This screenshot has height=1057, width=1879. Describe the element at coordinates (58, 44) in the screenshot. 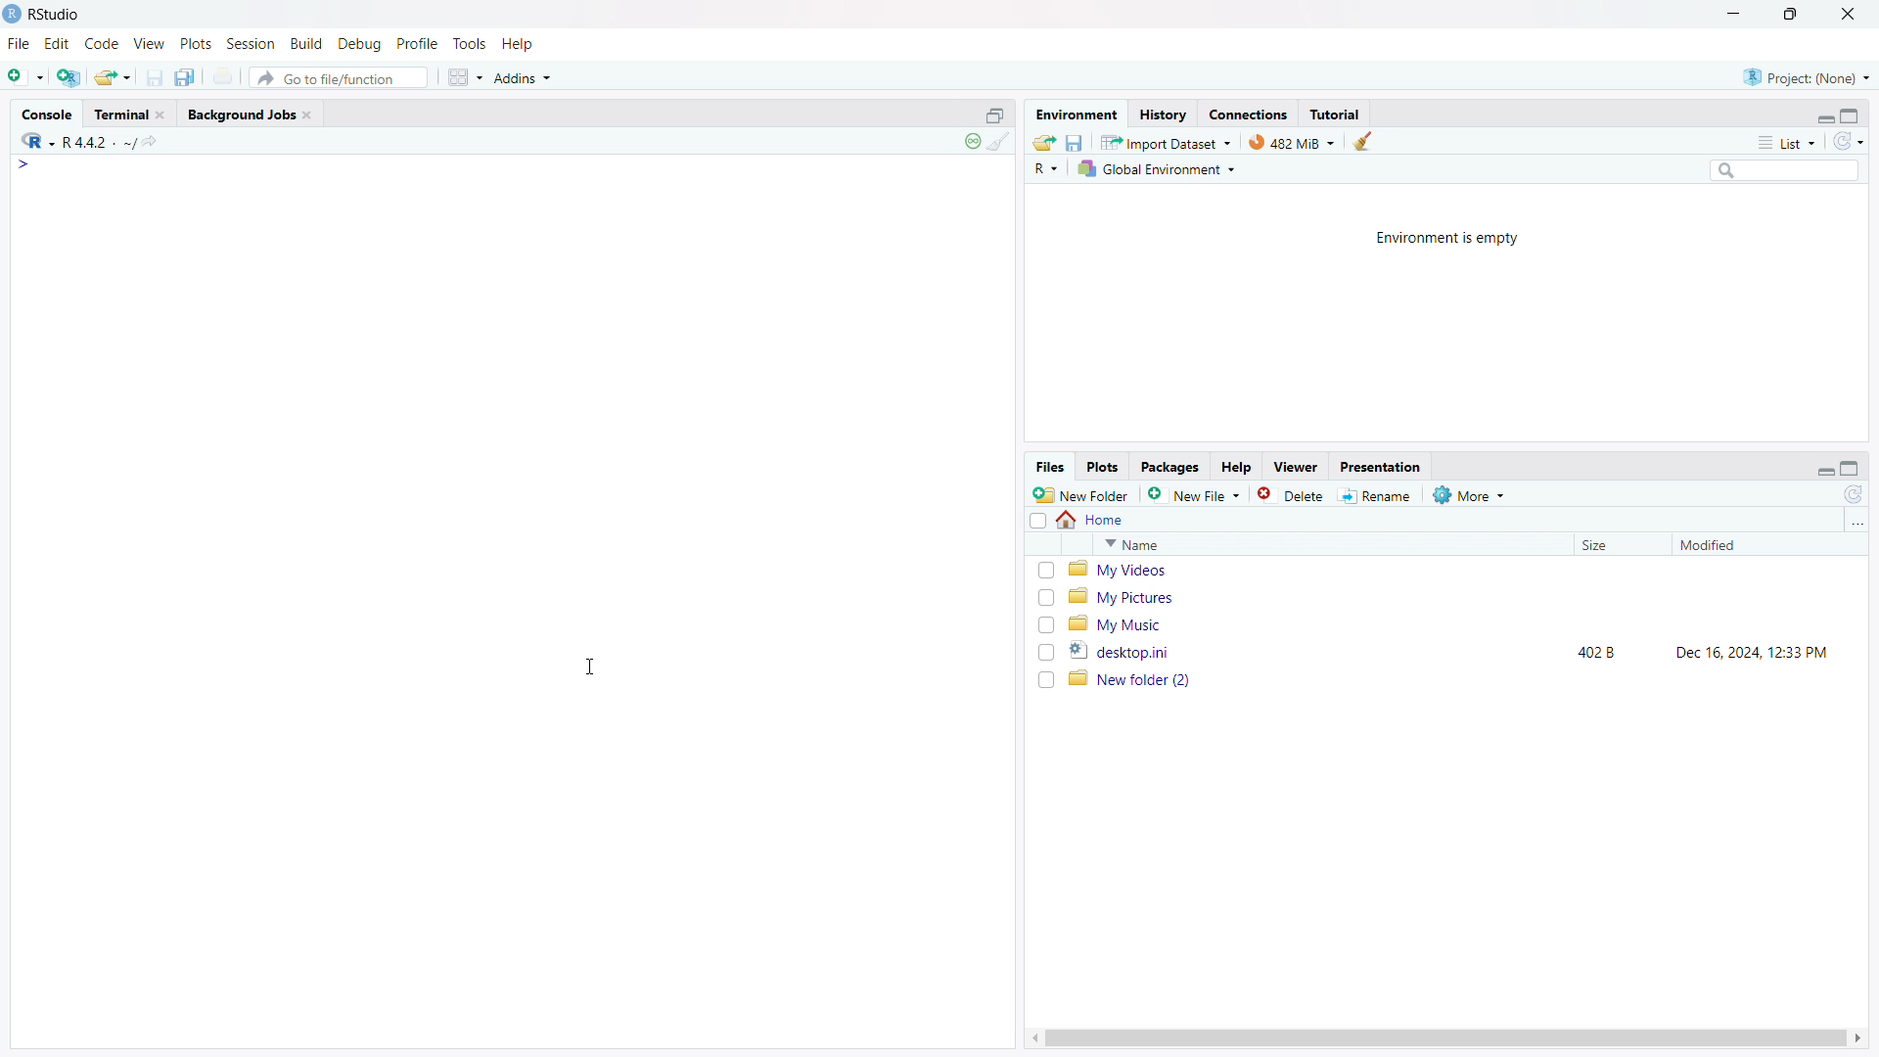

I see `edit` at that location.